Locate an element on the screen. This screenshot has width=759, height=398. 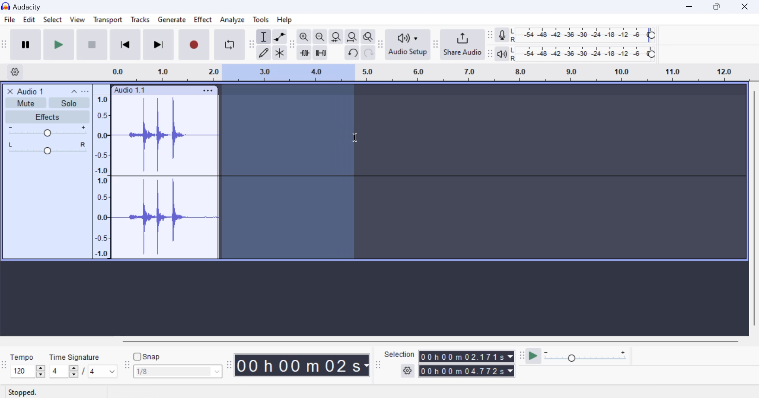
Analyze is located at coordinates (232, 20).